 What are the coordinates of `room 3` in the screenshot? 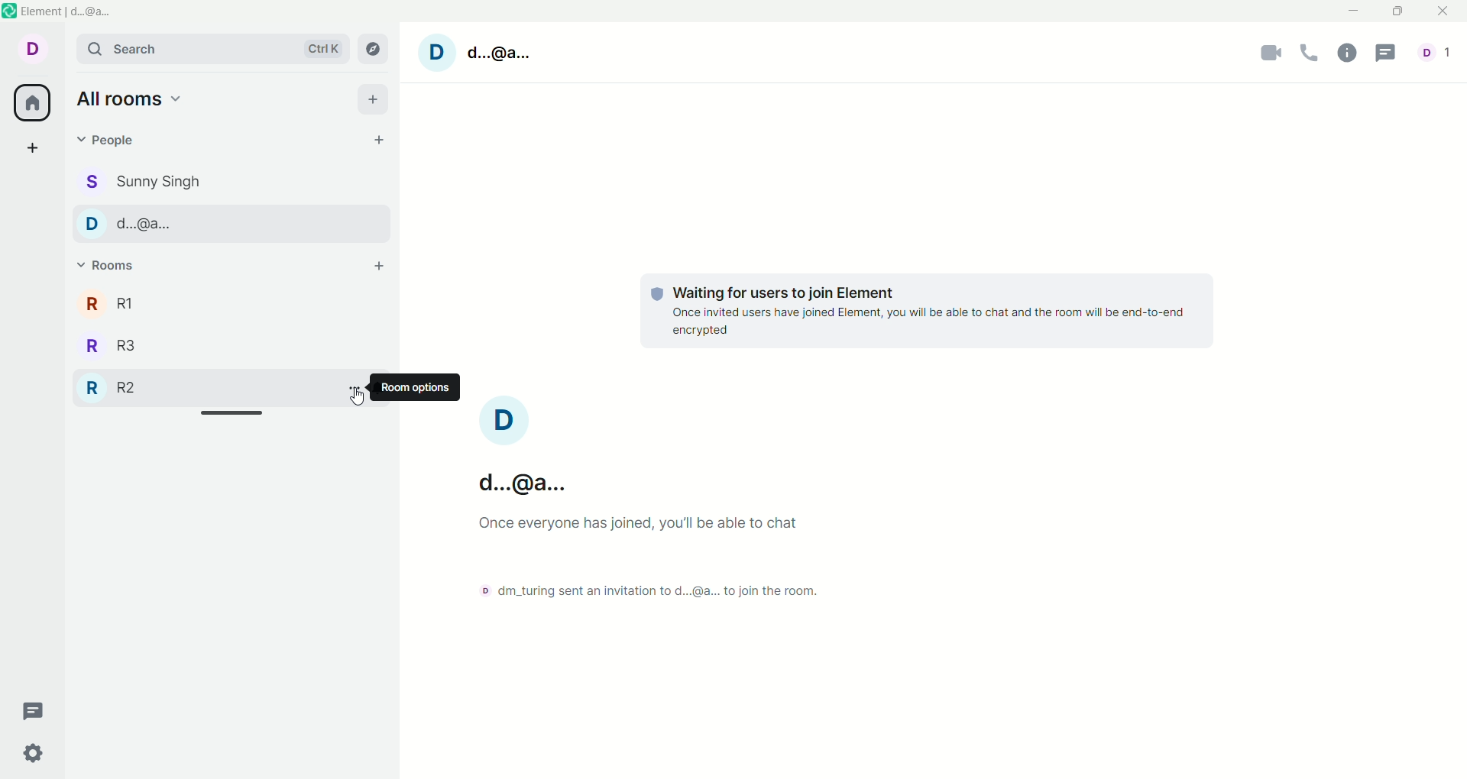 It's located at (109, 347).